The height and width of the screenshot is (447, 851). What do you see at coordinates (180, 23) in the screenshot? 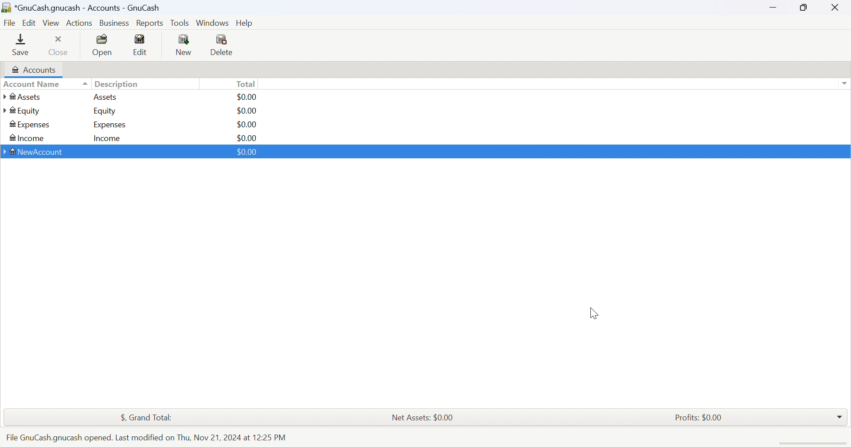
I see `Tools` at bounding box center [180, 23].